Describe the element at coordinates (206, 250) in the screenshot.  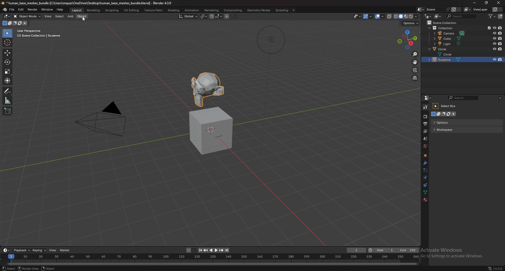
I see `jump to keyframe` at that location.